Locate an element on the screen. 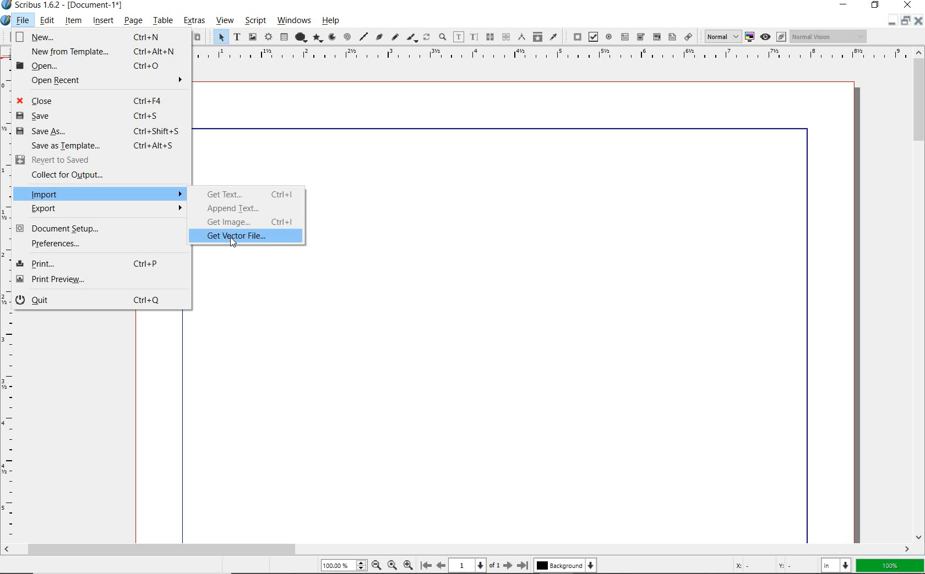  Save as Template... Ctrl+Alt+S is located at coordinates (101, 145).